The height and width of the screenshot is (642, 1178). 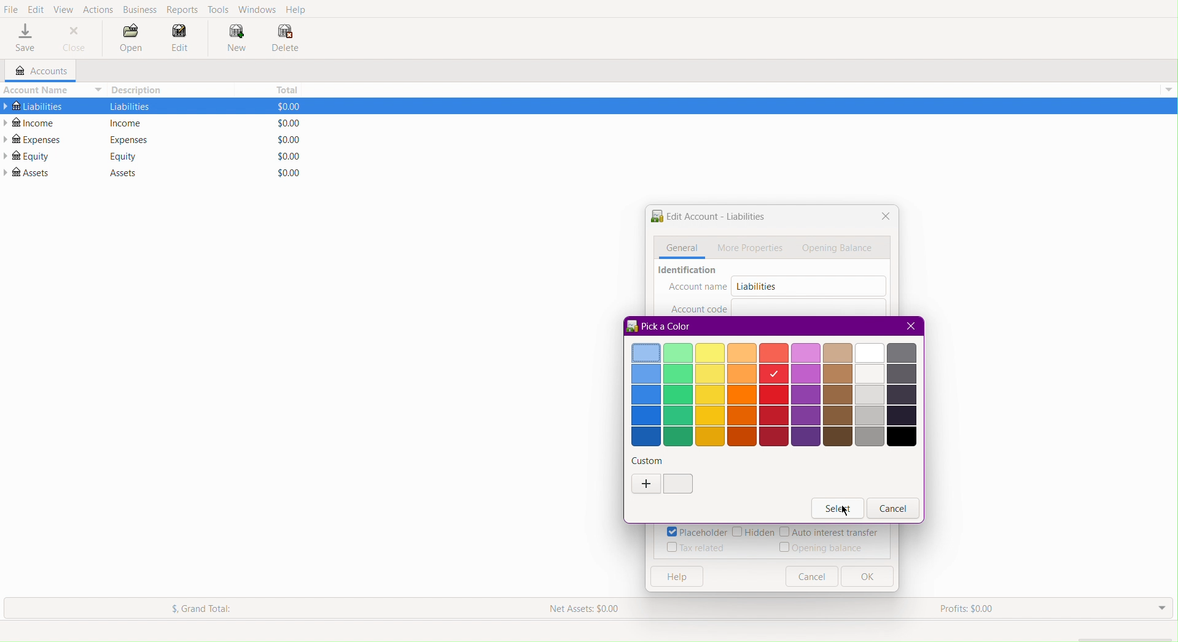 I want to click on $0.00, so click(x=283, y=106).